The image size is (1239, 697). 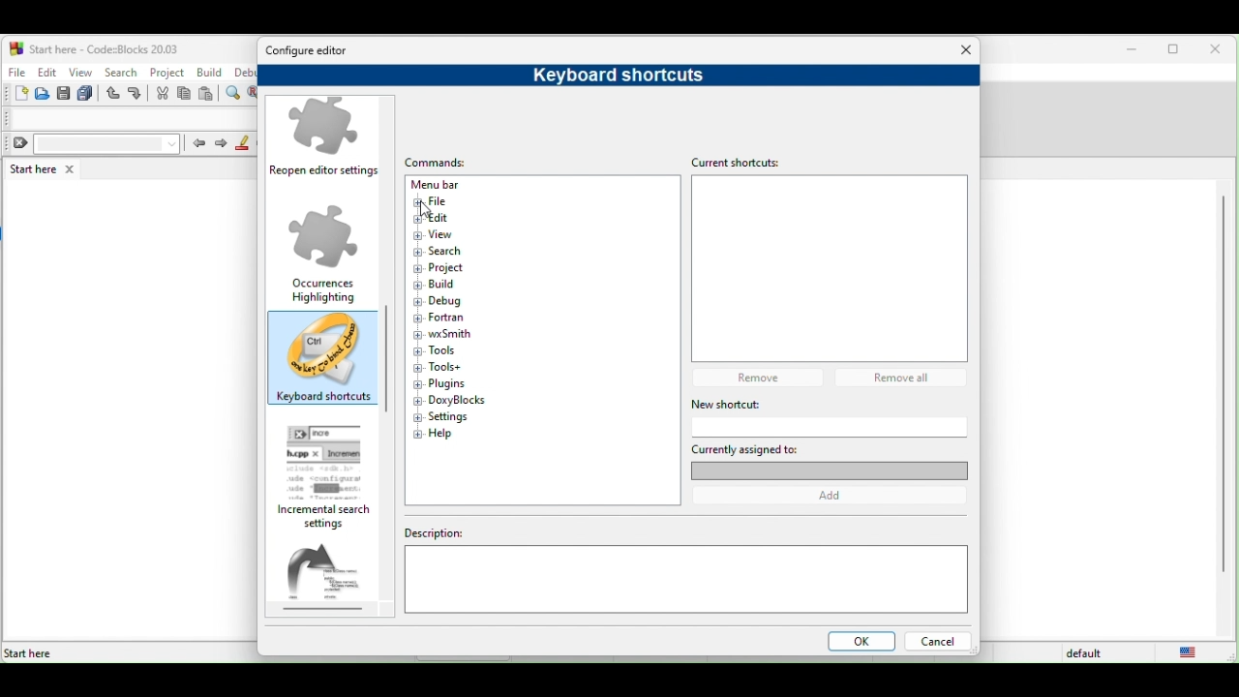 I want to click on incremental search setting, so click(x=330, y=477).